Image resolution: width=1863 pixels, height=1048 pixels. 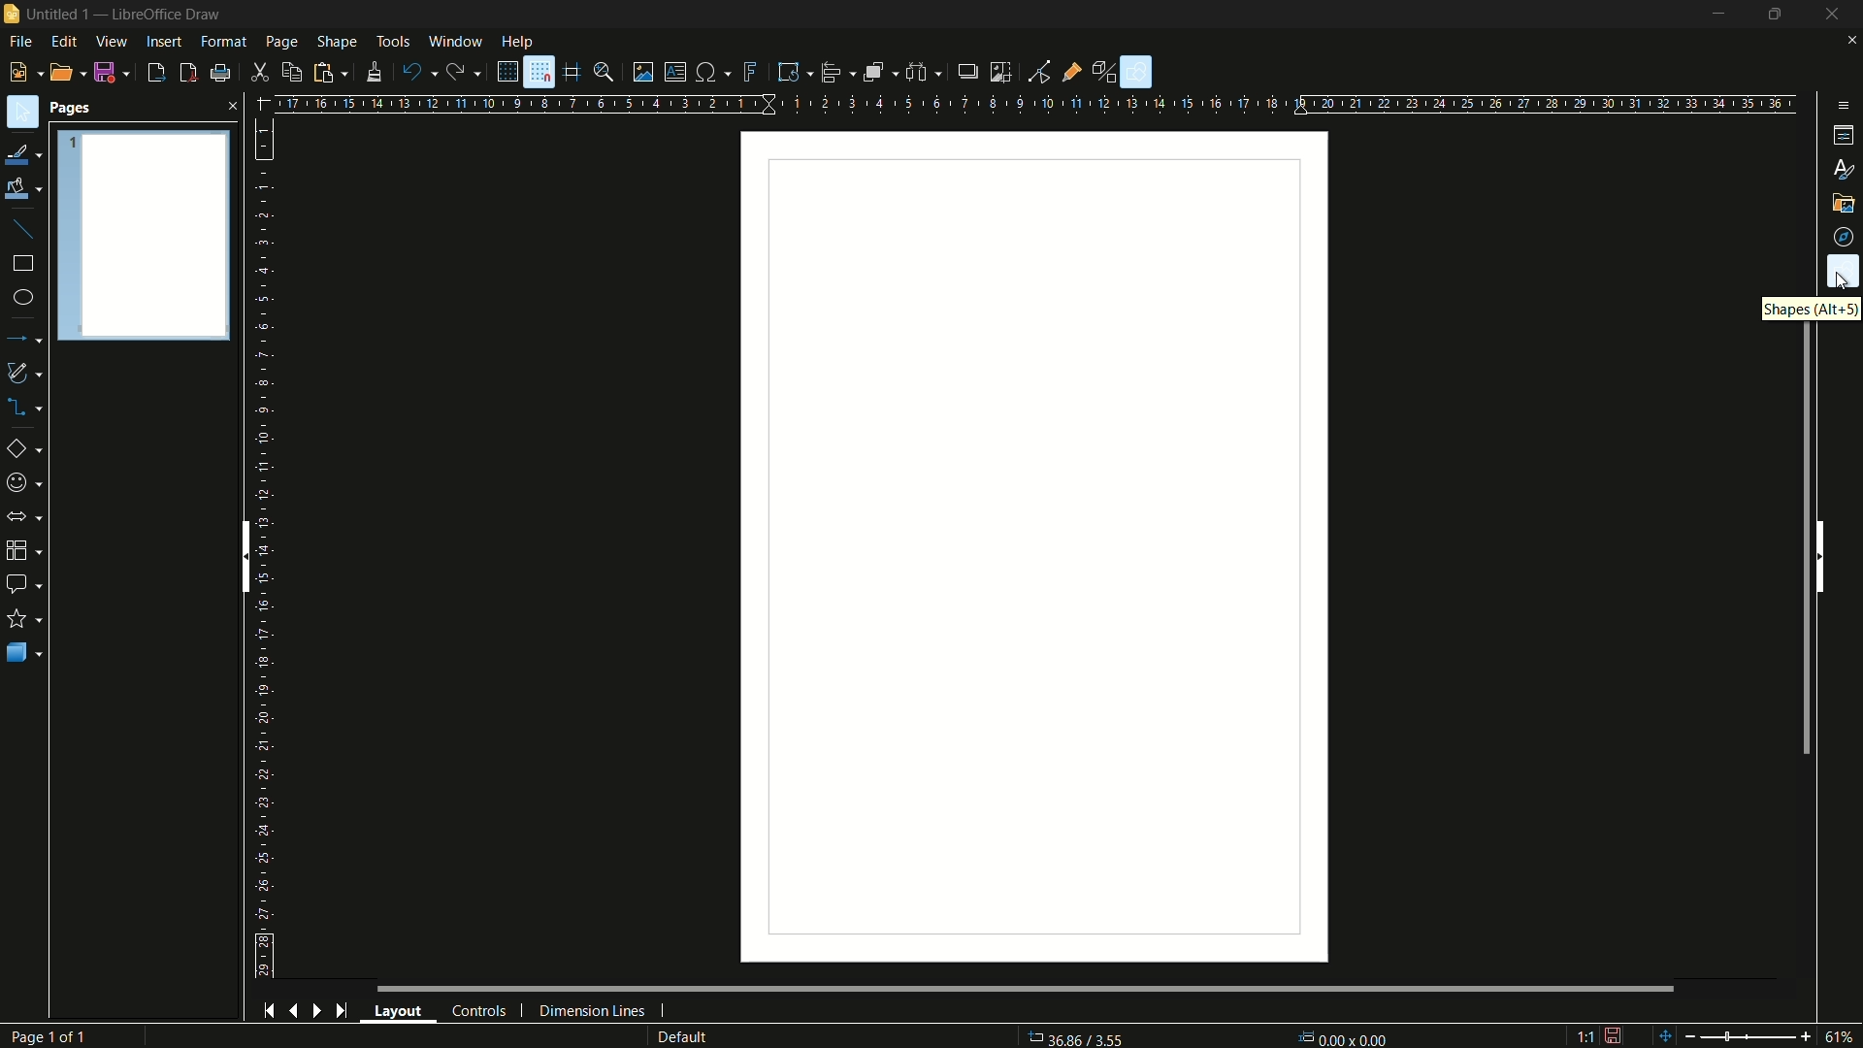 I want to click on insert special characters, so click(x=712, y=74).